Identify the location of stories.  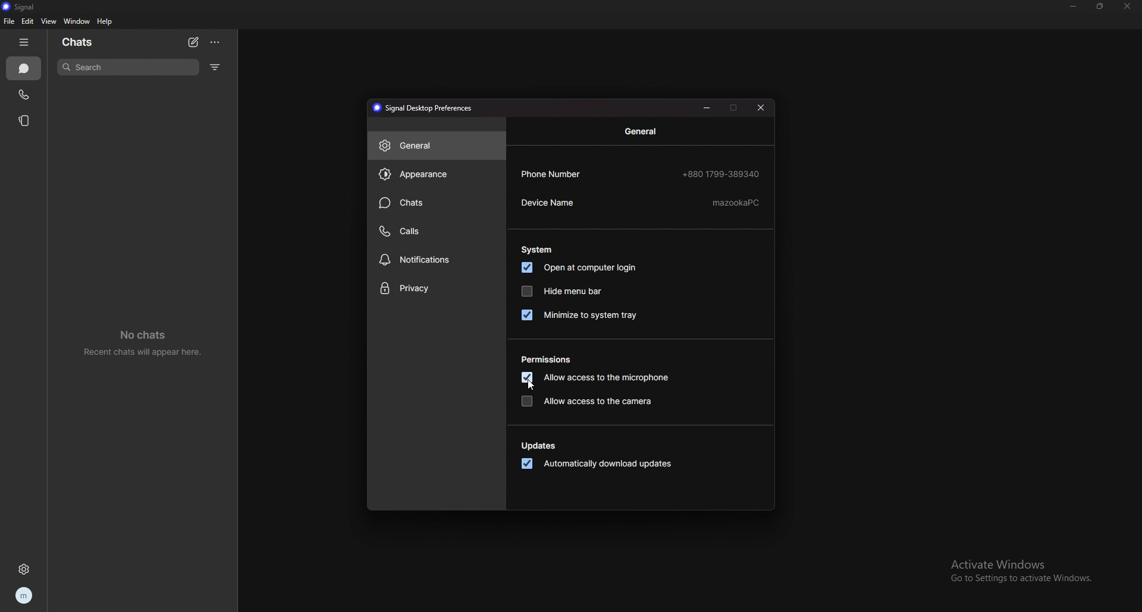
(27, 121).